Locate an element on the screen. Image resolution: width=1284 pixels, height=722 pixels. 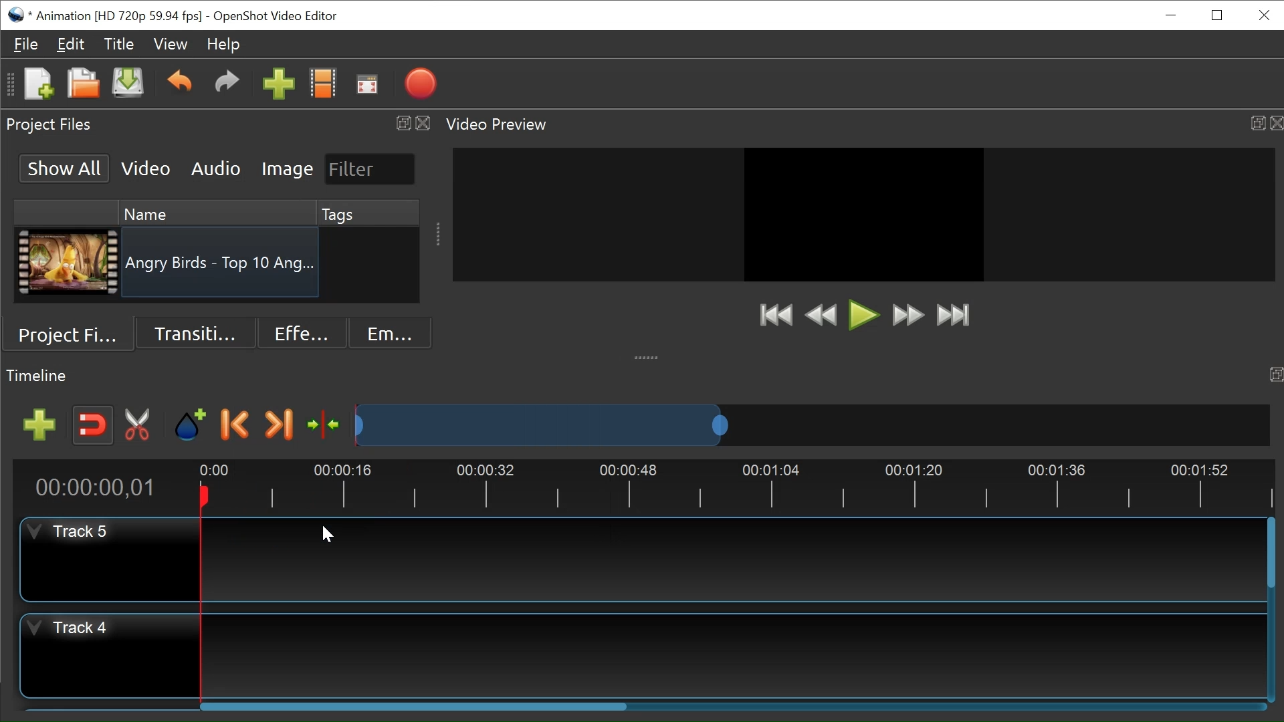
Current Position is located at coordinates (101, 487).